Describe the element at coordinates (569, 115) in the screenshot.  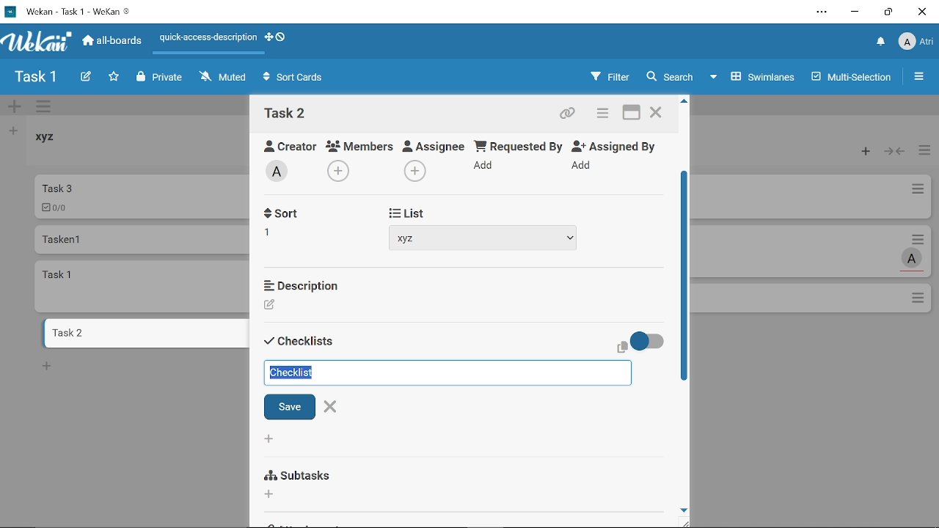
I see `Copy card link to clipboard` at that location.